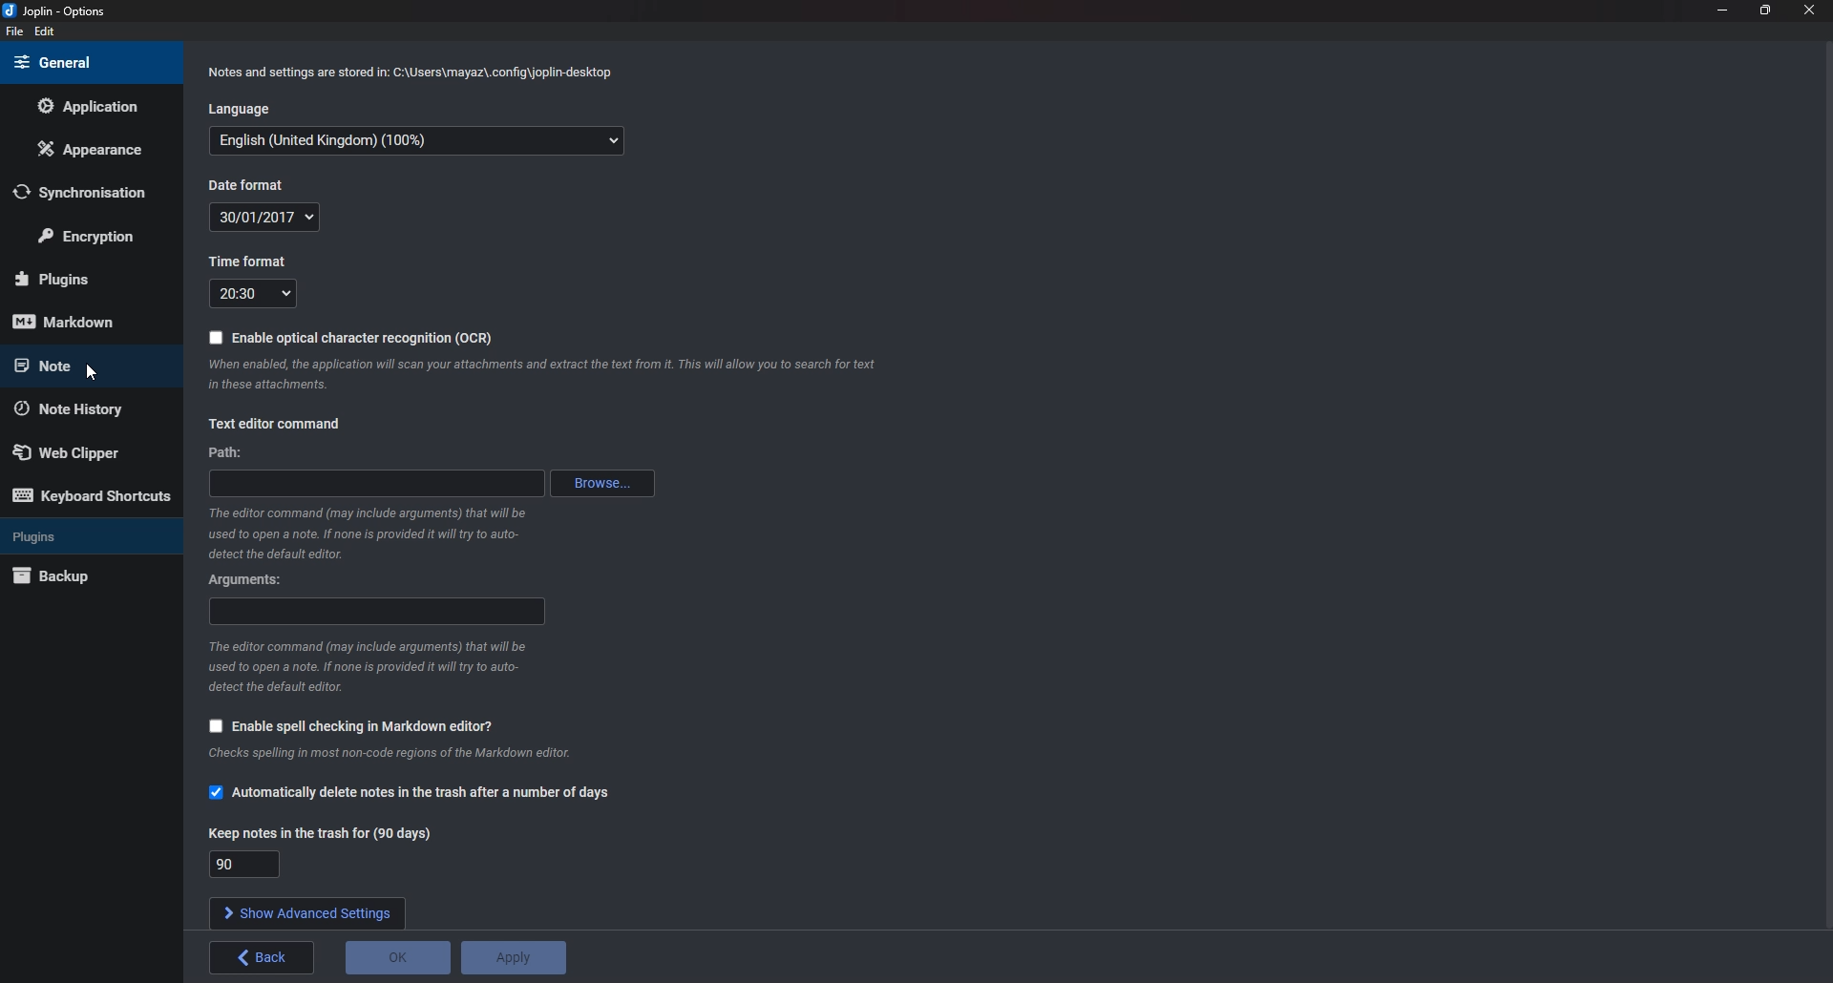 Image resolution: width=1833 pixels, height=983 pixels. What do you see at coordinates (263, 260) in the screenshot?
I see `Time format` at bounding box center [263, 260].